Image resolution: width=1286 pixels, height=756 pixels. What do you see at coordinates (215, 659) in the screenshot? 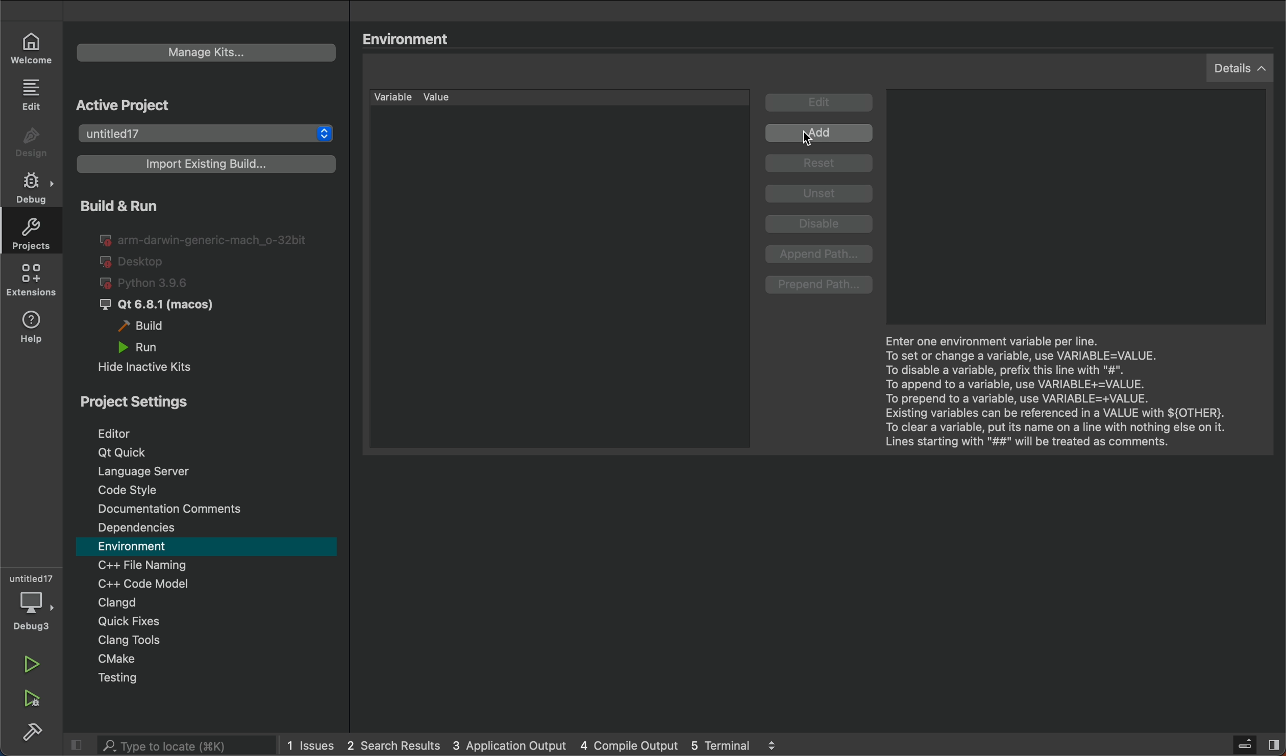
I see `cmake` at bounding box center [215, 659].